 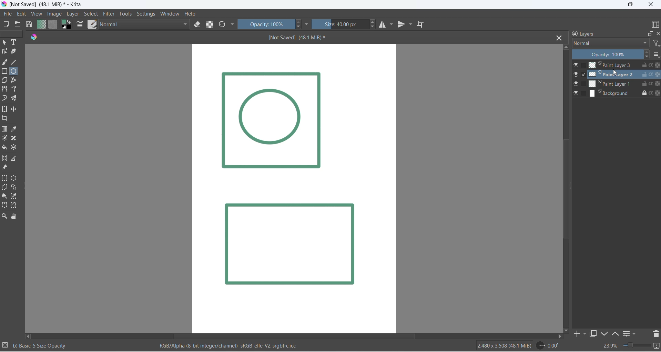 I want to click on line tool, so click(x=15, y=62).